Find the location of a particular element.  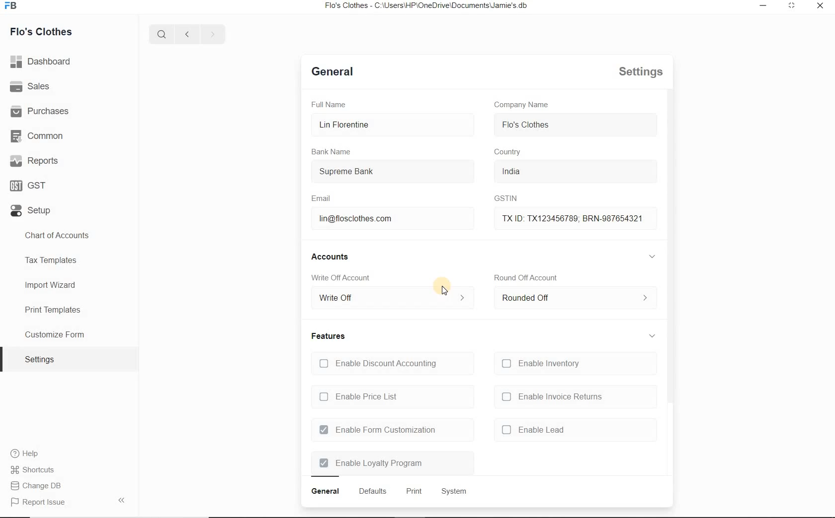

enable lead is located at coordinates (533, 429).